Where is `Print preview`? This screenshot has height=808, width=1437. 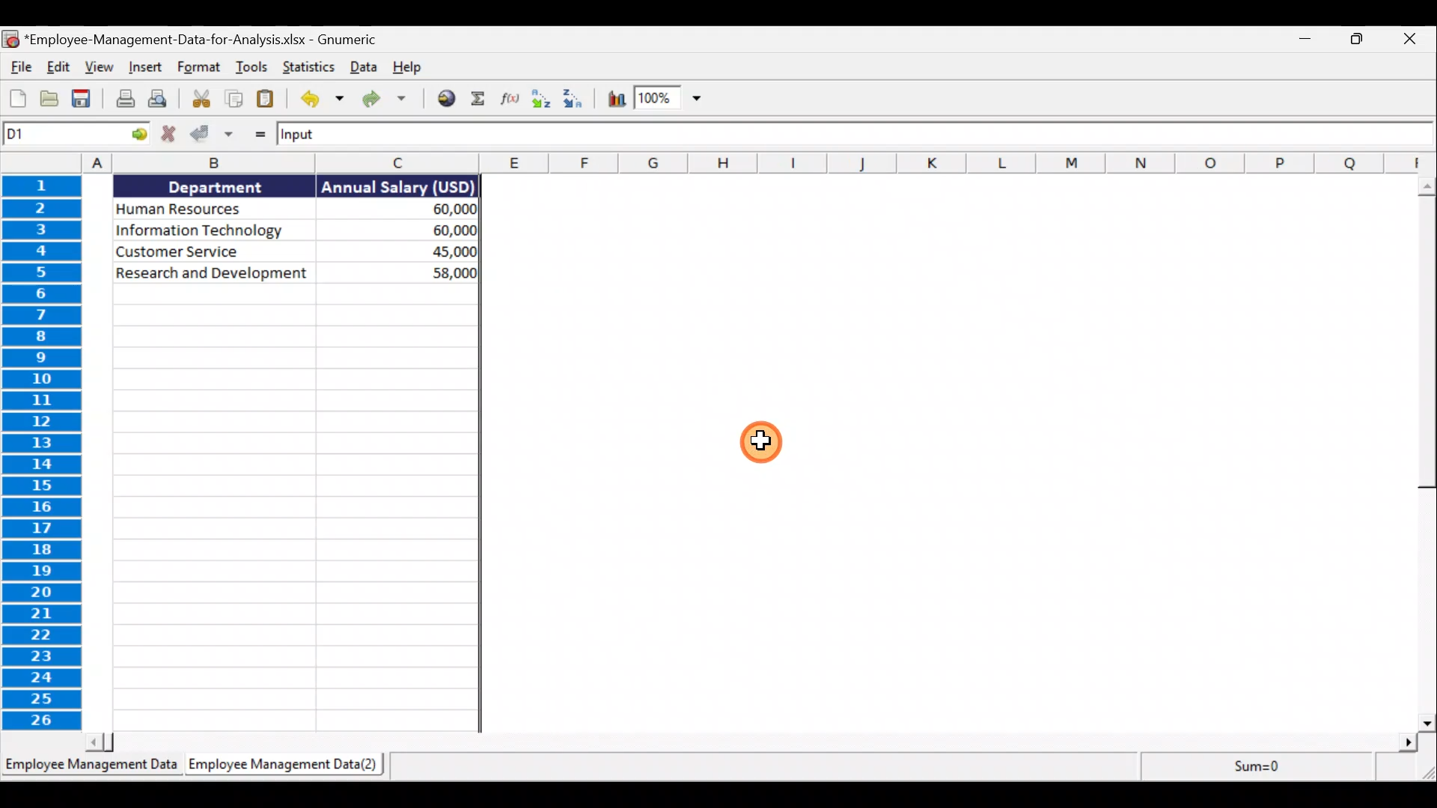 Print preview is located at coordinates (160, 100).